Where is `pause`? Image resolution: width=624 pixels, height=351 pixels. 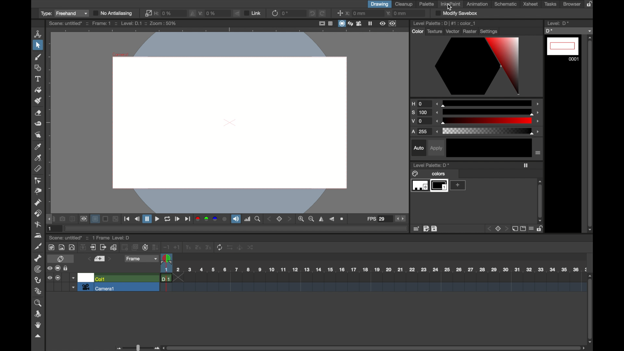 pause is located at coordinates (371, 23).